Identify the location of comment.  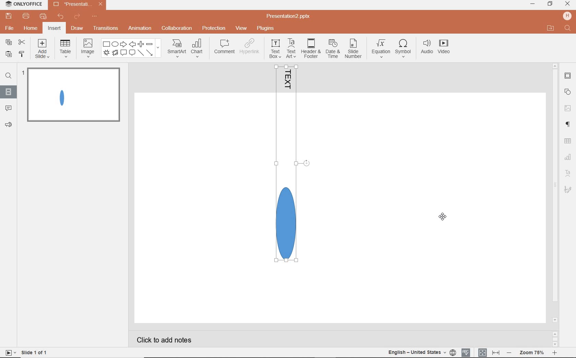
(225, 47).